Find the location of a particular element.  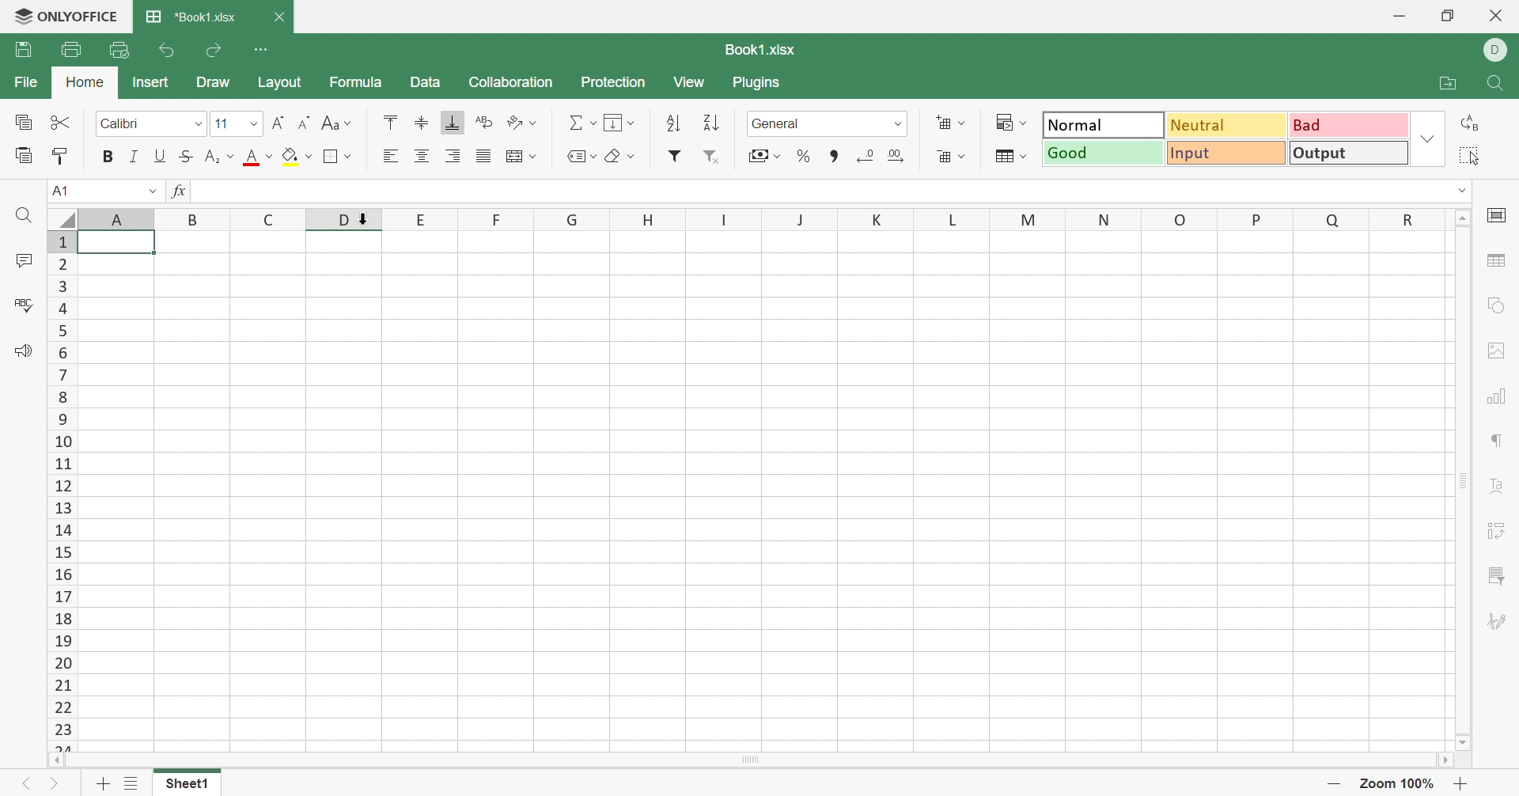

Drop Down is located at coordinates (631, 156).